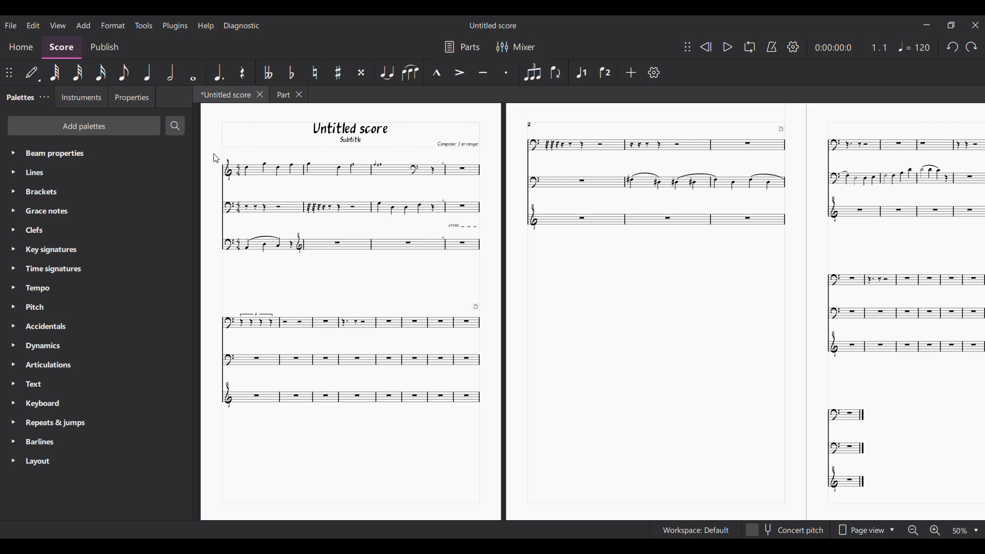  What do you see at coordinates (927, 24) in the screenshot?
I see `Minimize` at bounding box center [927, 24].